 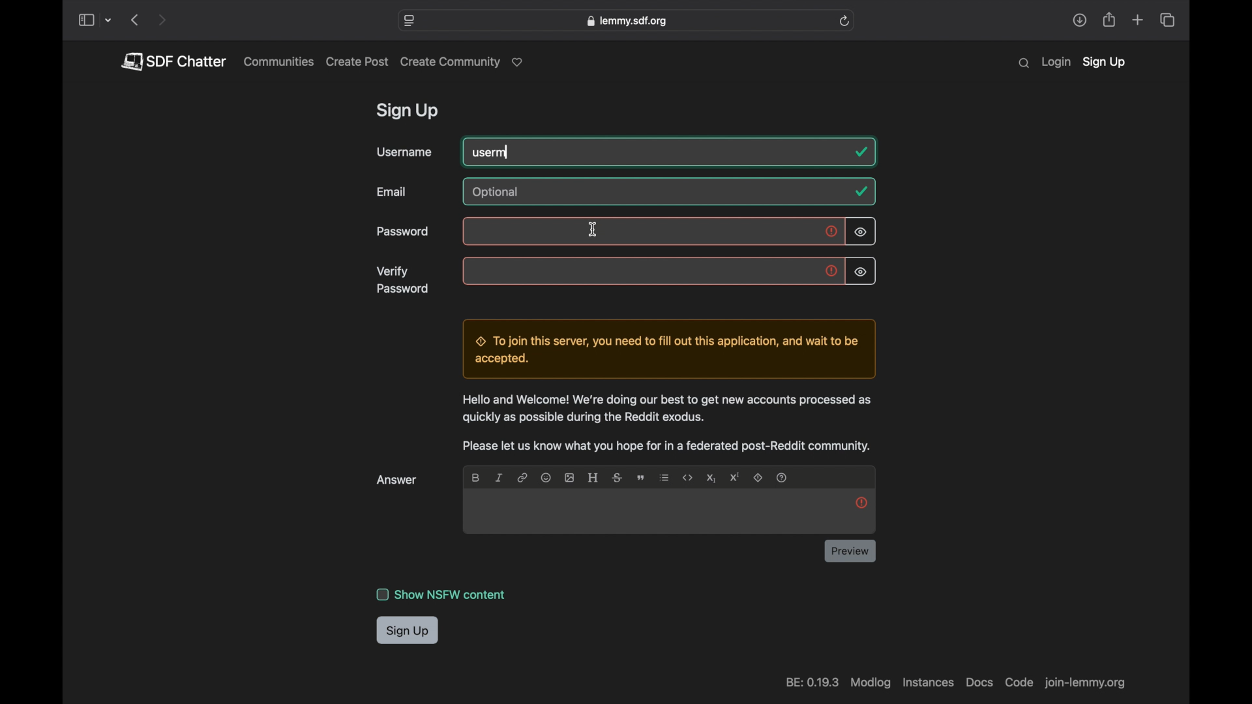 What do you see at coordinates (408, 631) in the screenshot?
I see `sign up` at bounding box center [408, 631].